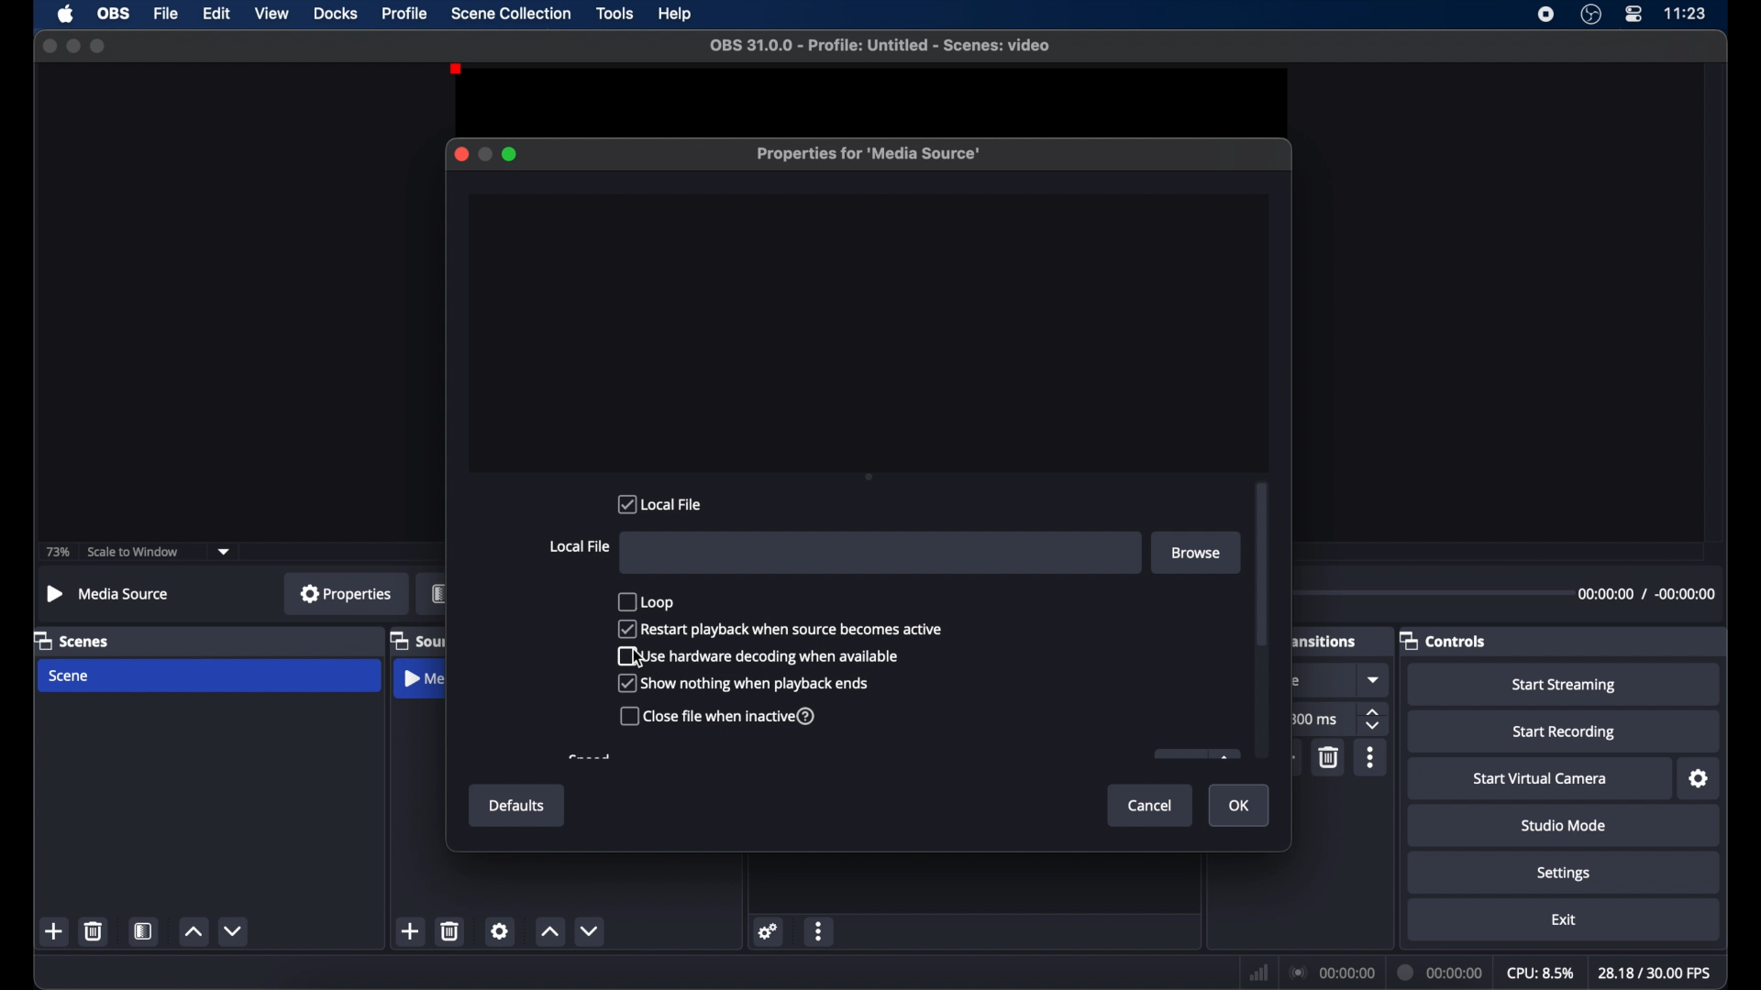 The height and width of the screenshot is (990, 1761). What do you see at coordinates (518, 807) in the screenshot?
I see `defaults` at bounding box center [518, 807].